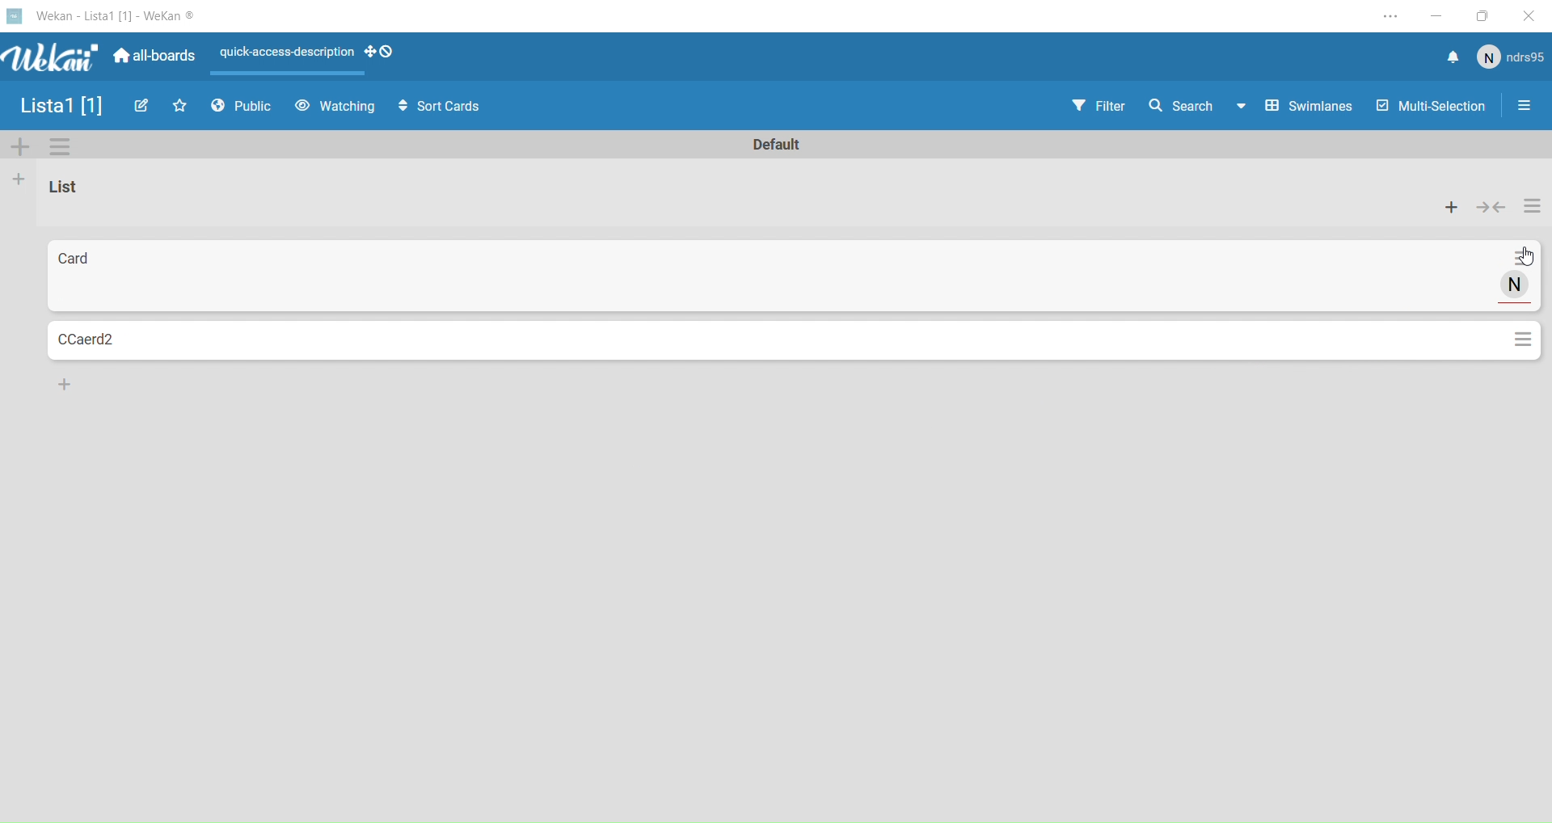 This screenshot has width=1552, height=823. What do you see at coordinates (64, 146) in the screenshot?
I see `Settings` at bounding box center [64, 146].